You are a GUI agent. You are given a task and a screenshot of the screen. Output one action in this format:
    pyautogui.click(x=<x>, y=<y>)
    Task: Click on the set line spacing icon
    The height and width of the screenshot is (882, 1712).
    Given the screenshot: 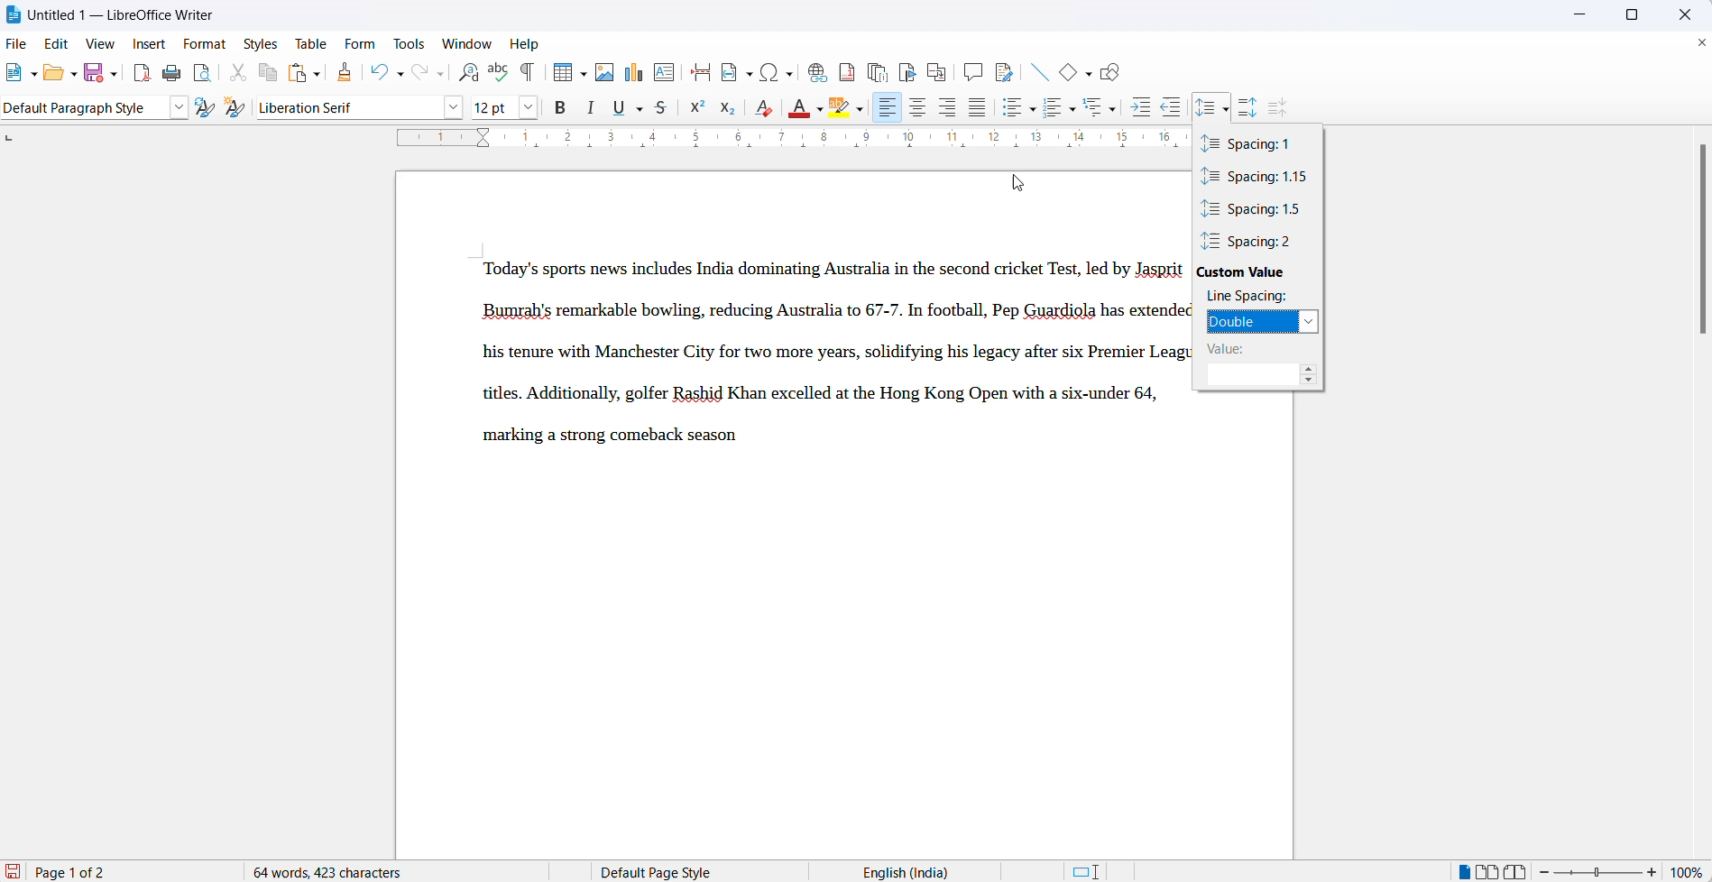 What is the action you would take?
    pyautogui.click(x=1205, y=106)
    